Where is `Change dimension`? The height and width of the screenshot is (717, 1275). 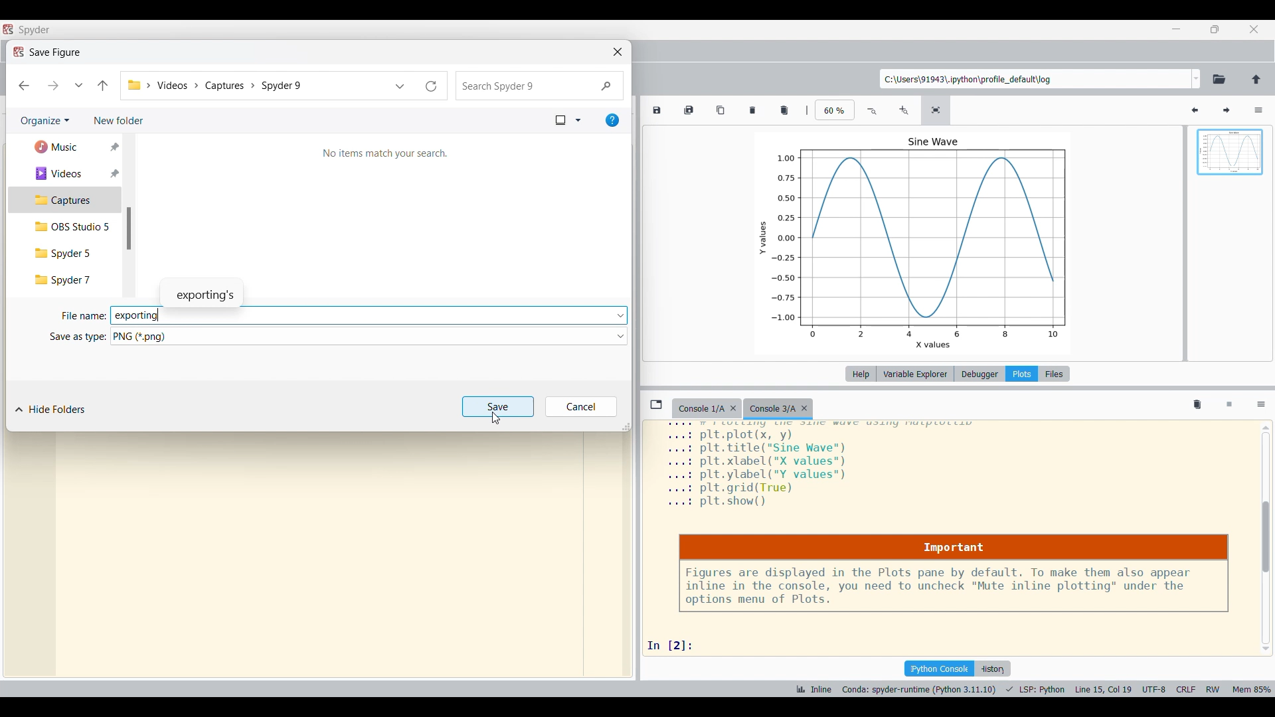
Change dimension is located at coordinates (626, 427).